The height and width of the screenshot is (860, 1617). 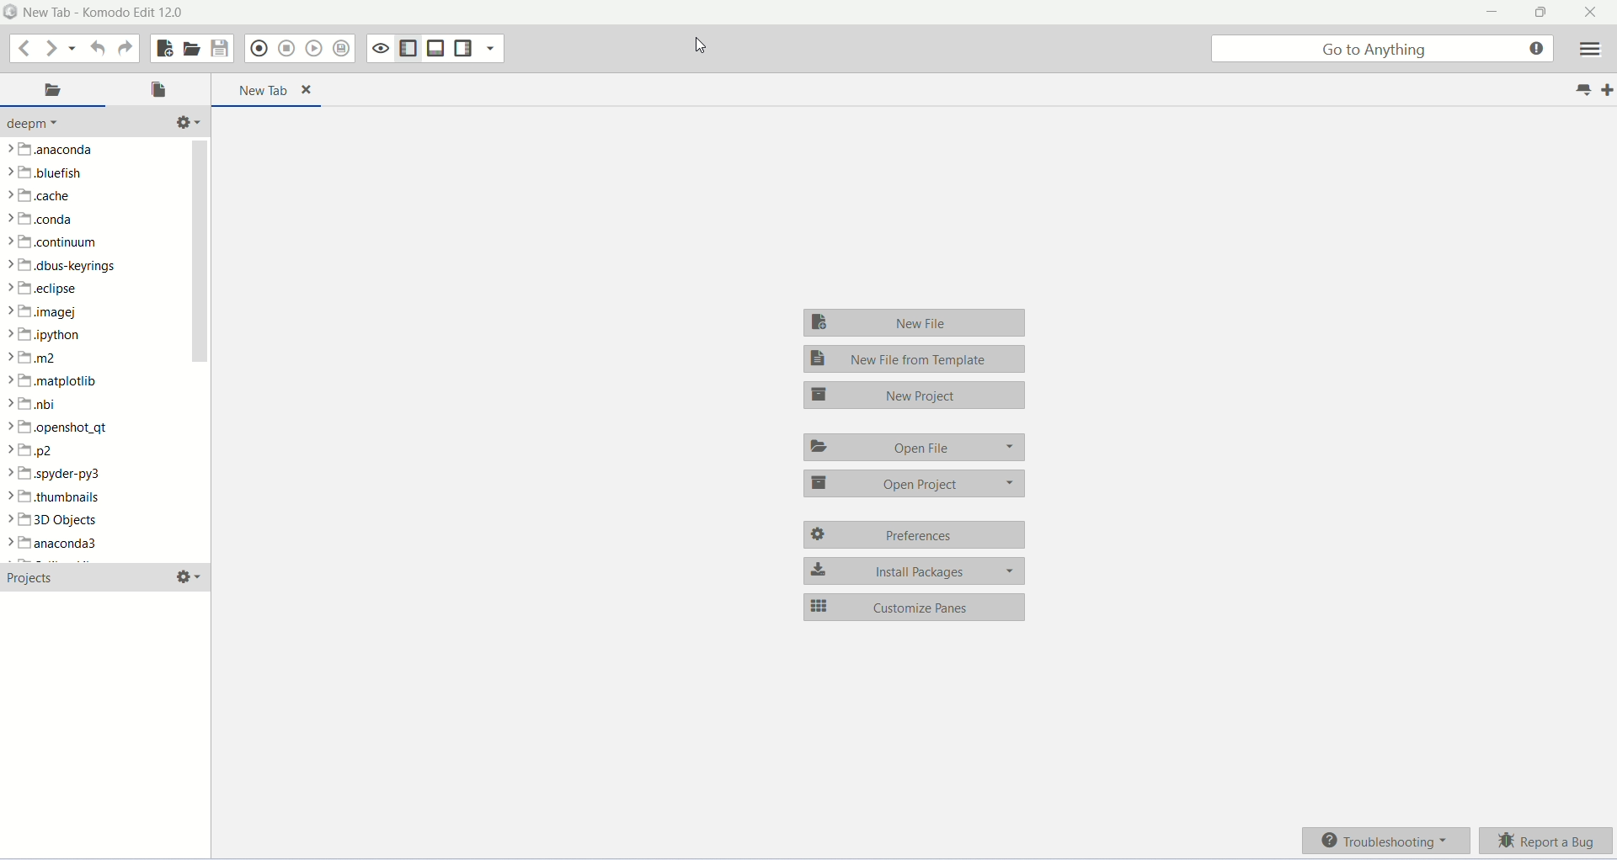 I want to click on save macro to tollbox, so click(x=340, y=49).